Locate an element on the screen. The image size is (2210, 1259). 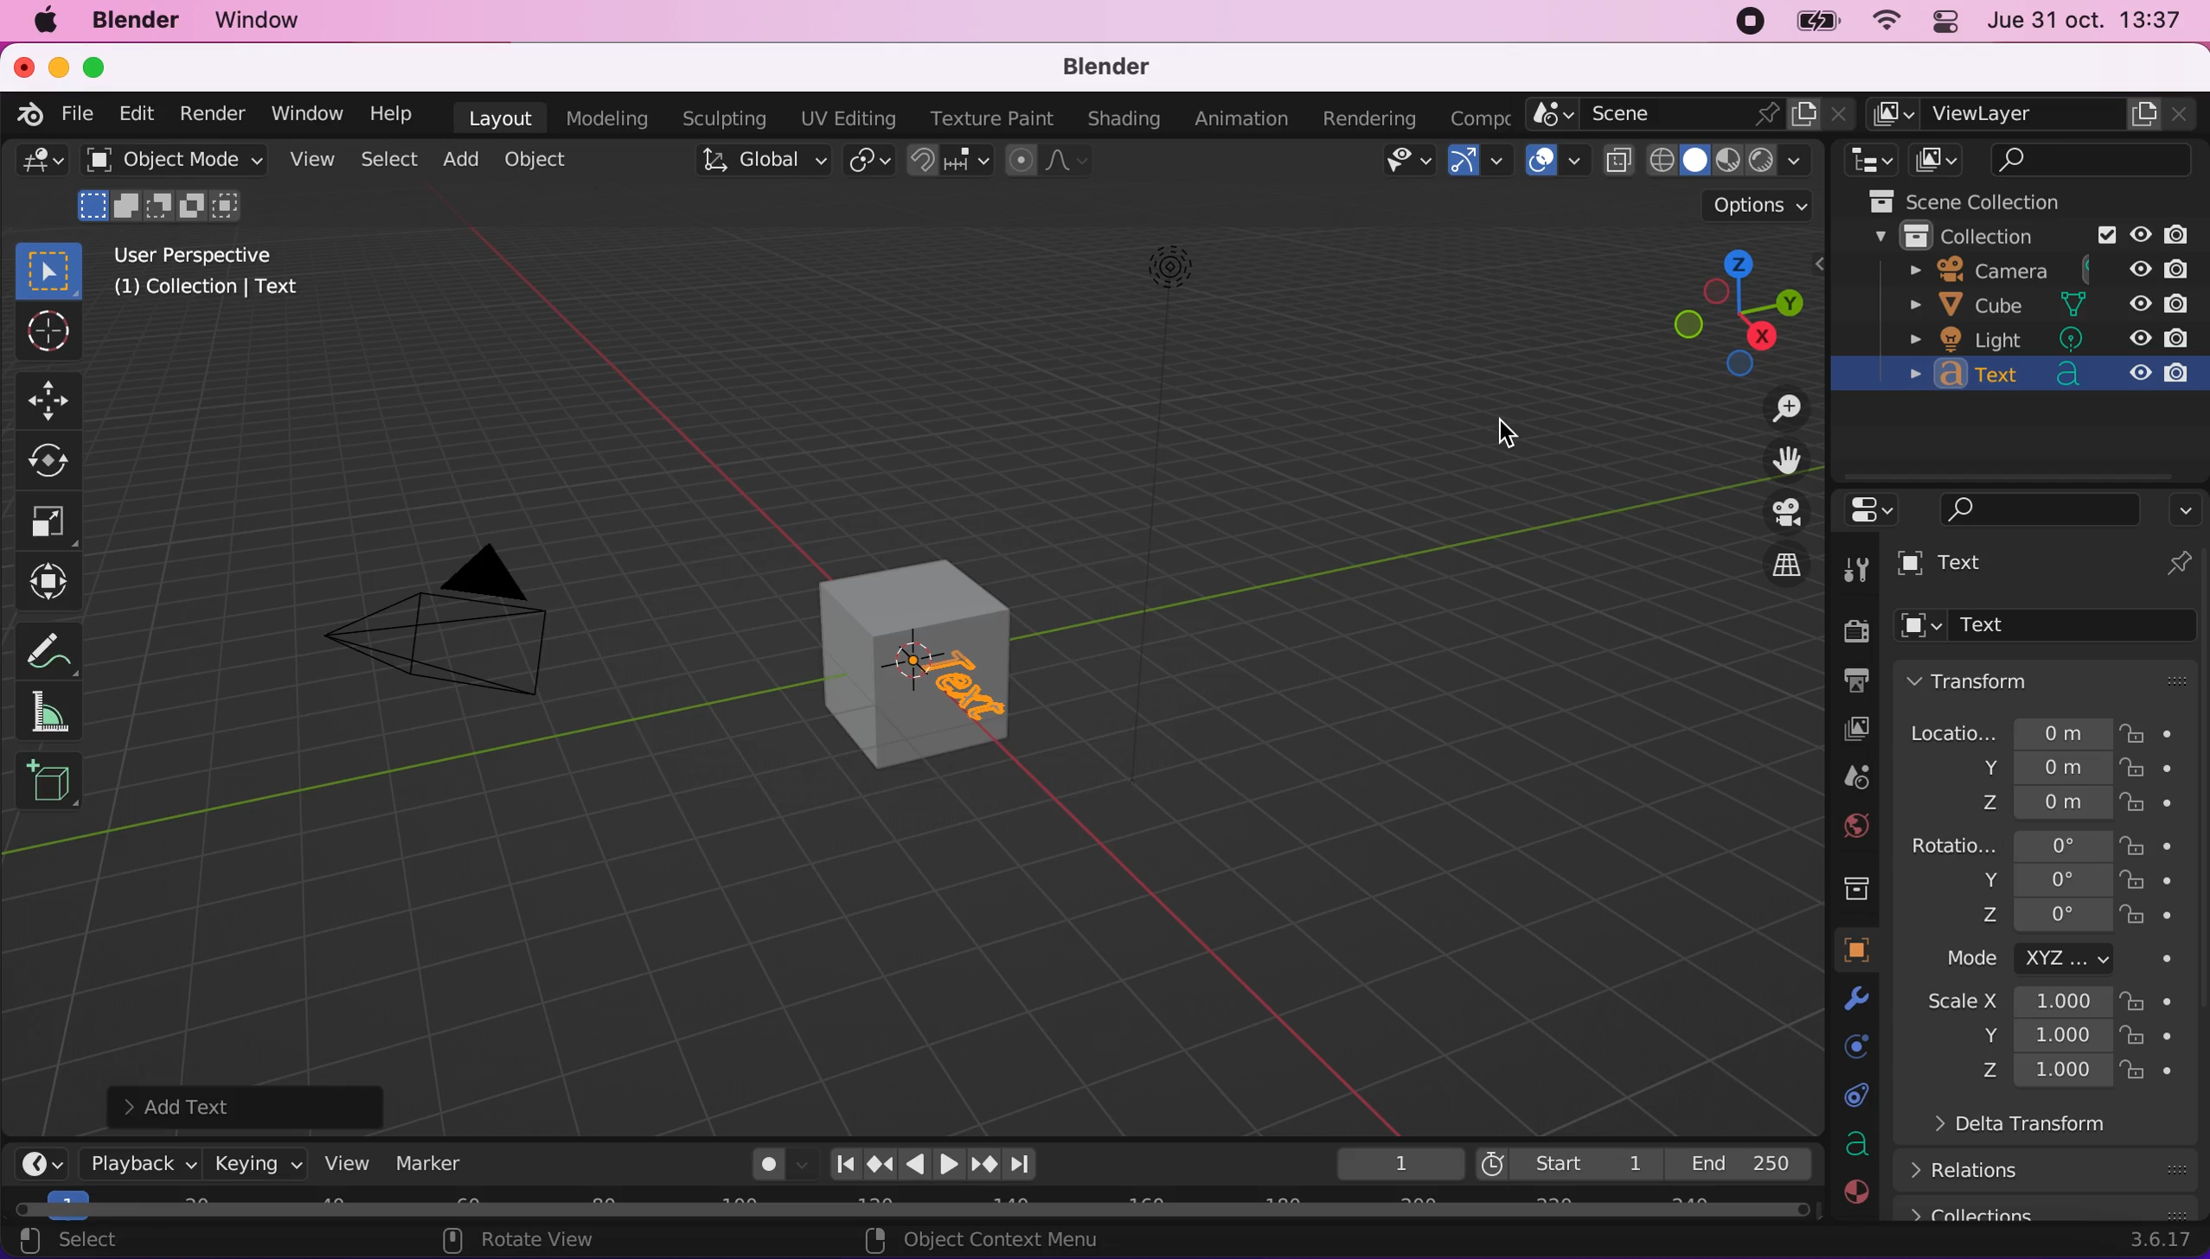
lock button is located at coordinates (2149, 1002).